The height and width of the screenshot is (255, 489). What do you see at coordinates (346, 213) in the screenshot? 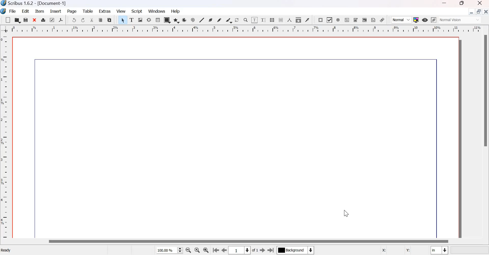
I see `cursor` at bounding box center [346, 213].